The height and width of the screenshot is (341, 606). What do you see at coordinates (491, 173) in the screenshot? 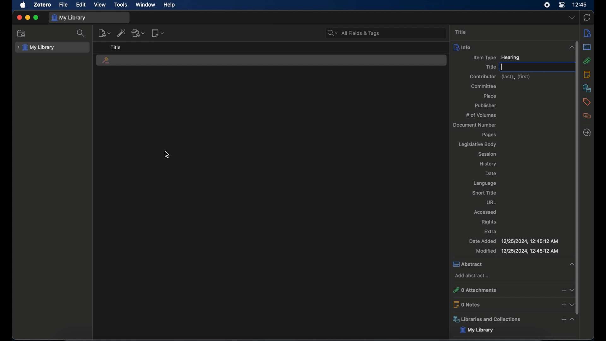
I see `date` at bounding box center [491, 173].